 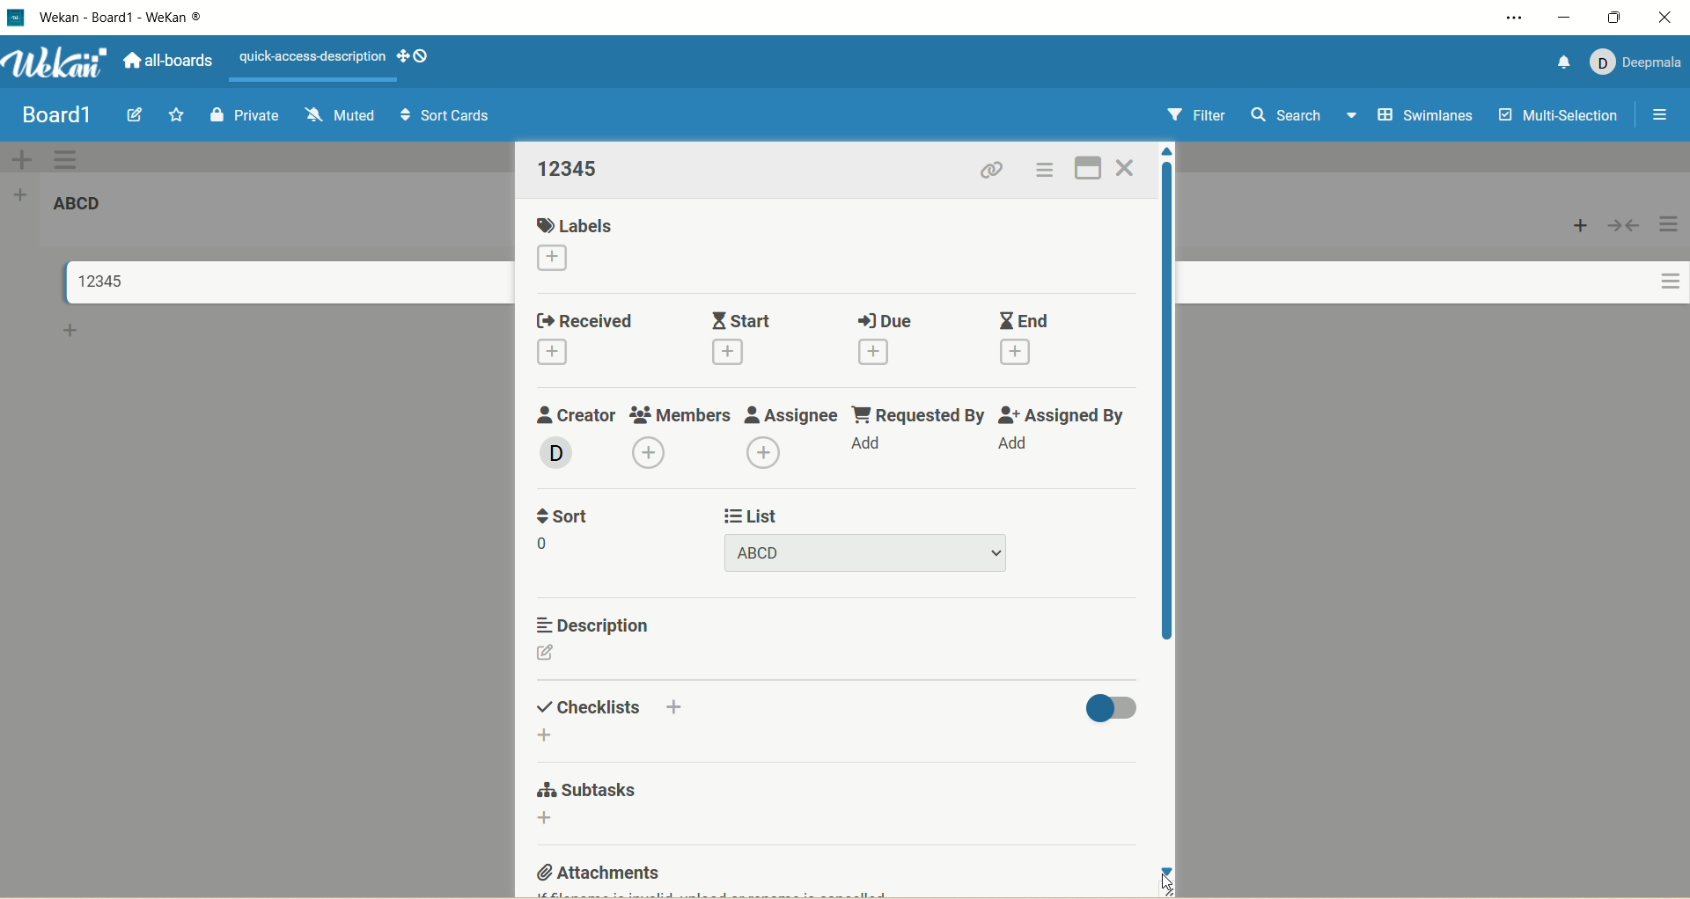 What do you see at coordinates (1555, 116) in the screenshot?
I see `multi-selection` at bounding box center [1555, 116].